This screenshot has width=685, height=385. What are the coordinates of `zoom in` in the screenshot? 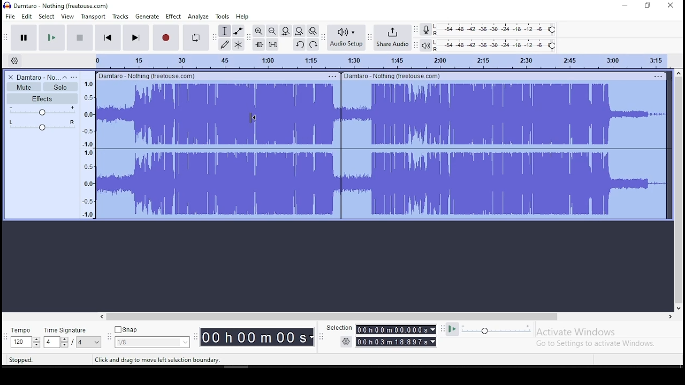 It's located at (258, 30).